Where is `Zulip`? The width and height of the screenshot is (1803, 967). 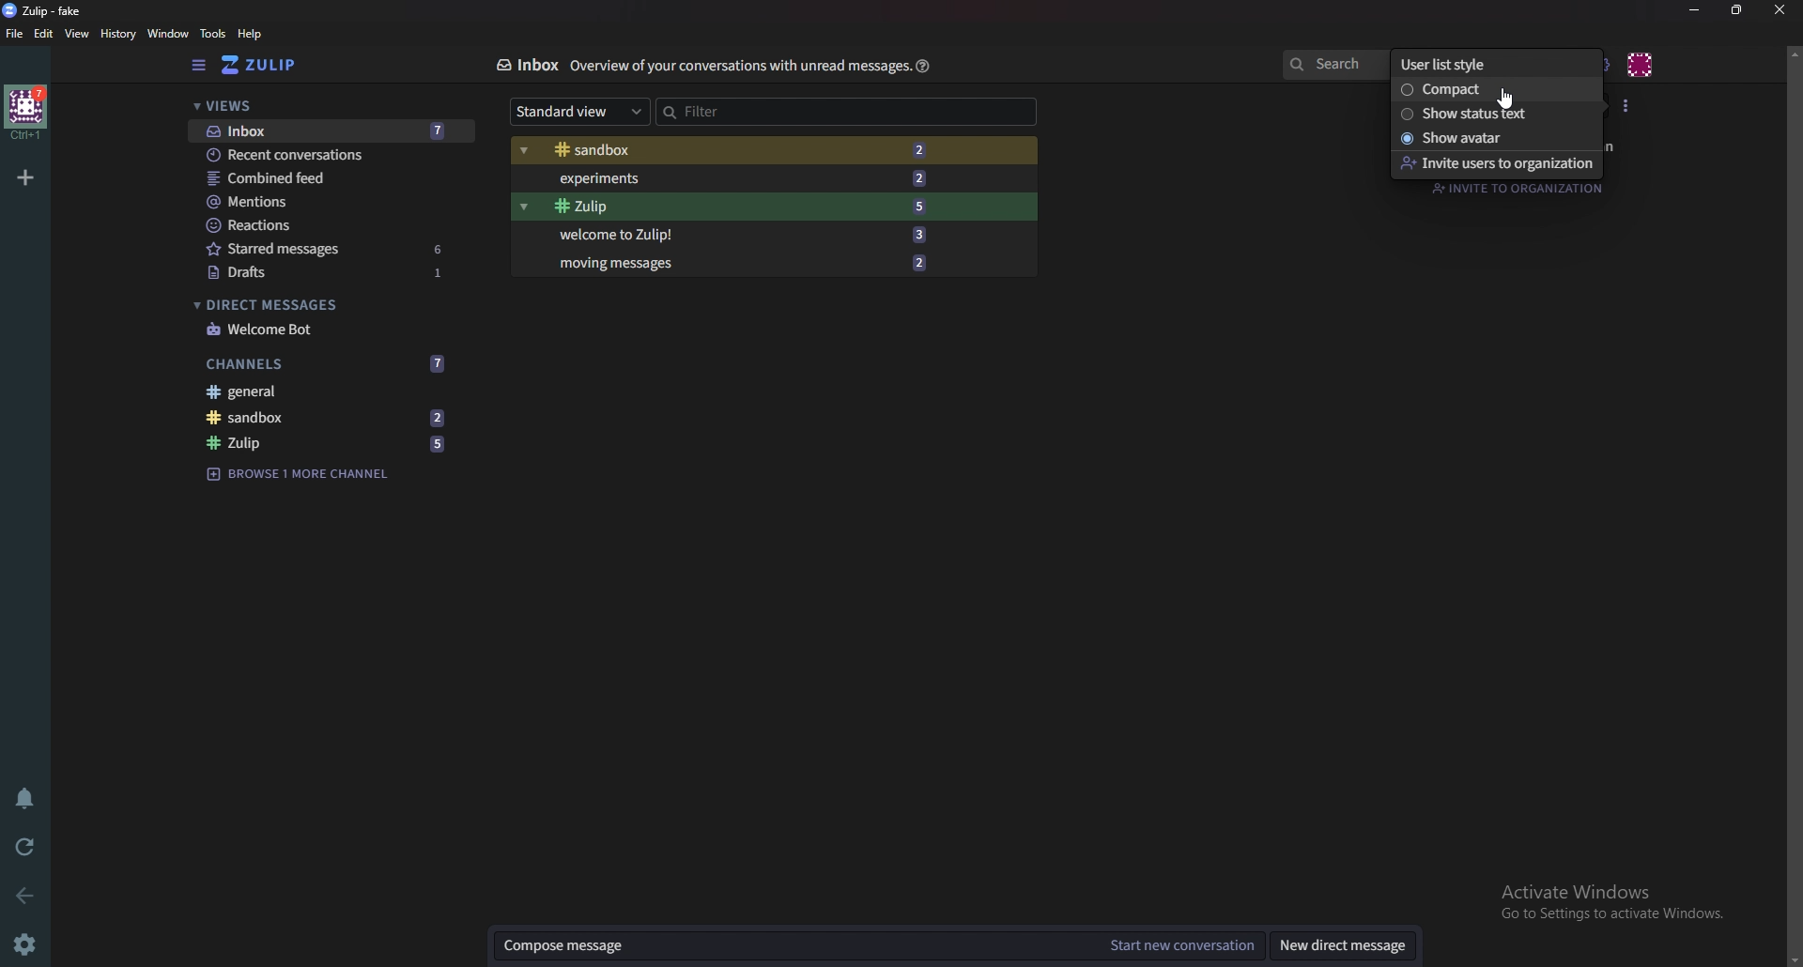
Zulip is located at coordinates (276, 65).